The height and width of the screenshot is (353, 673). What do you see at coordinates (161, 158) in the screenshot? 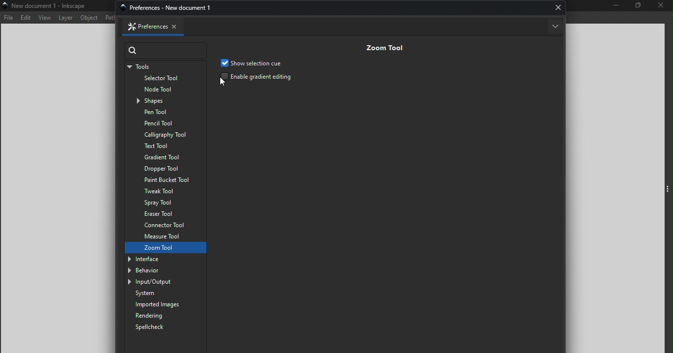
I see `Gradient tool` at bounding box center [161, 158].